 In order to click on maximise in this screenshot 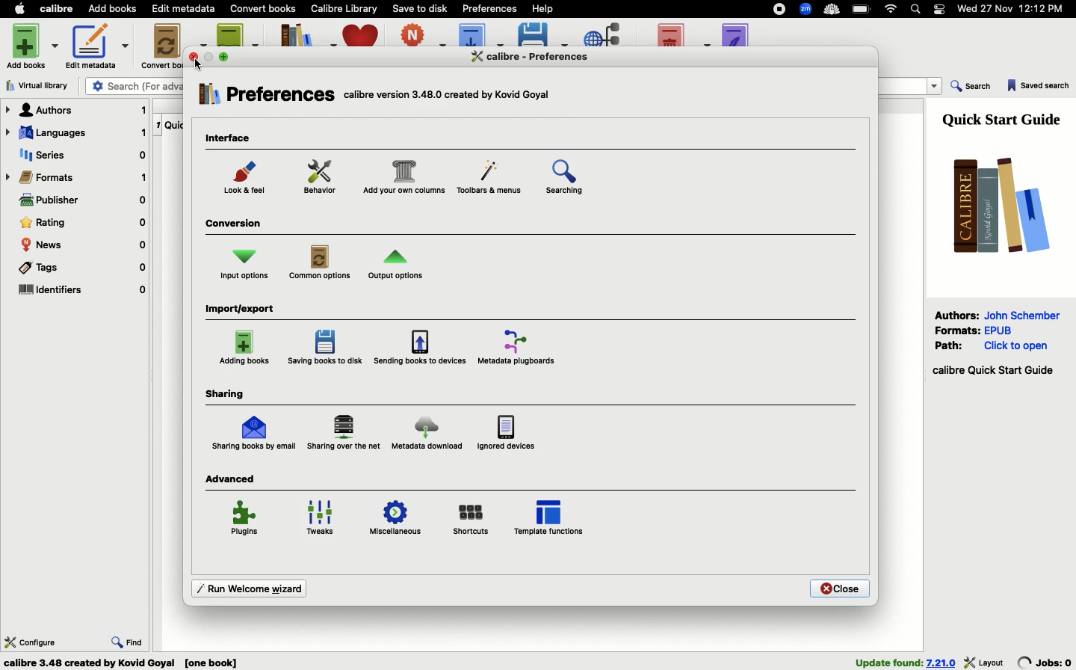, I will do `click(226, 56)`.